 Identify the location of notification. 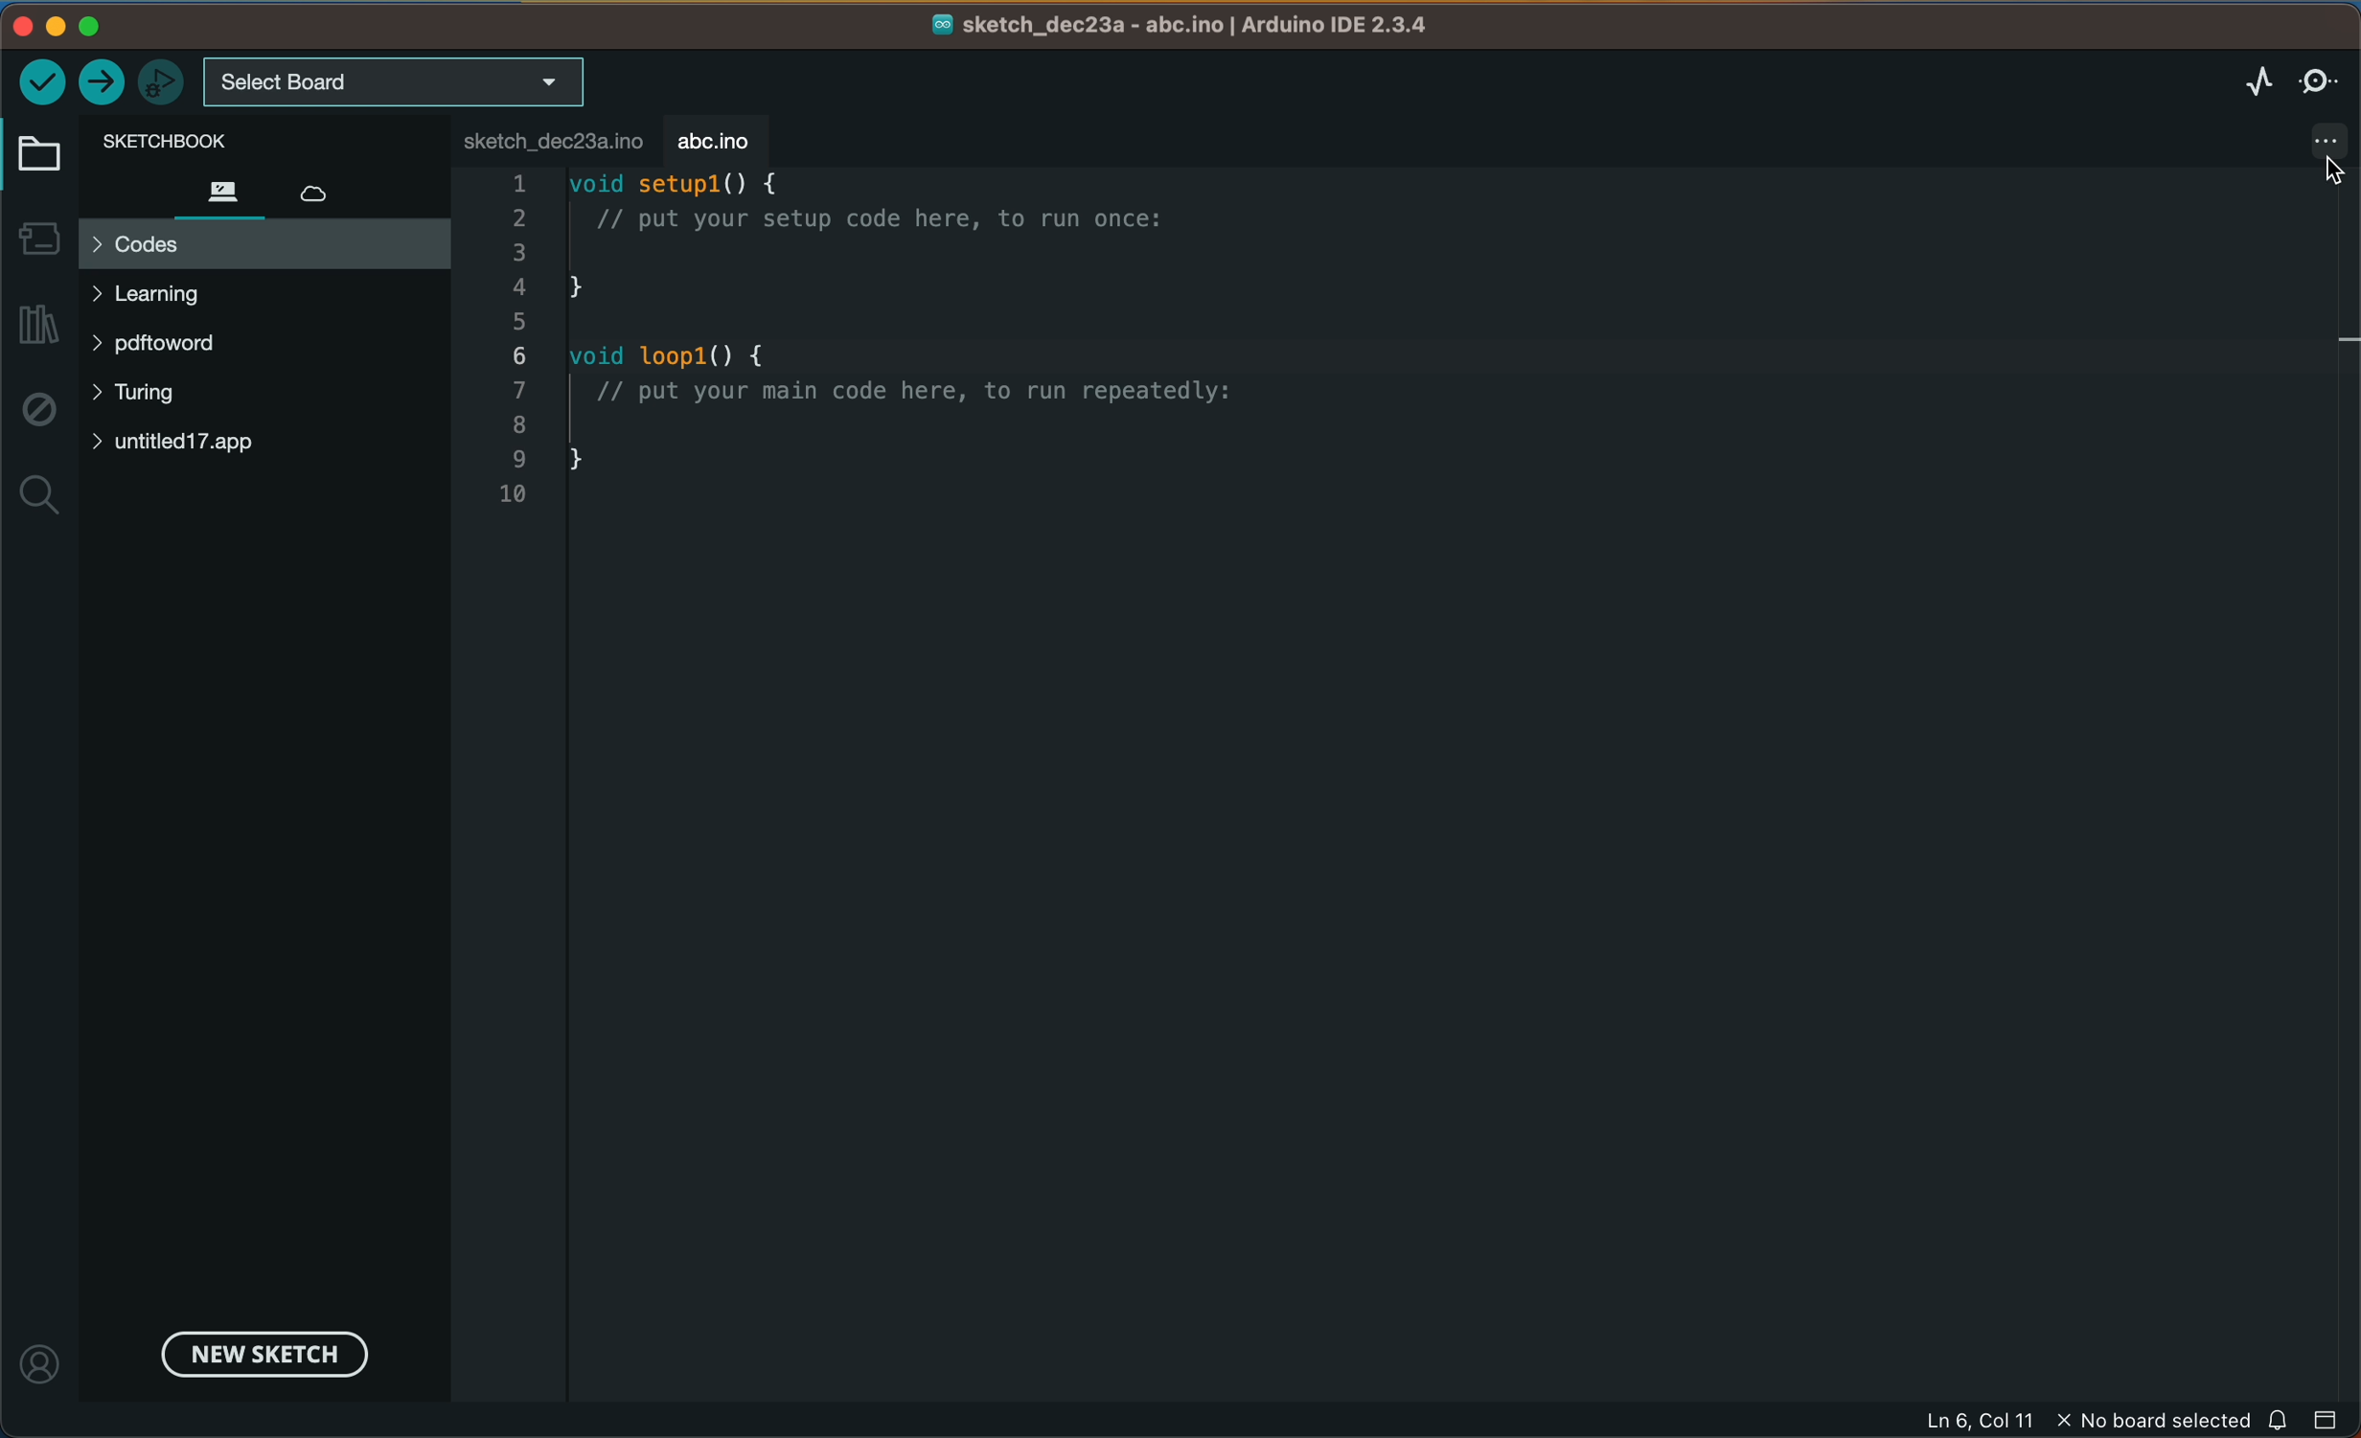
(2281, 1420).